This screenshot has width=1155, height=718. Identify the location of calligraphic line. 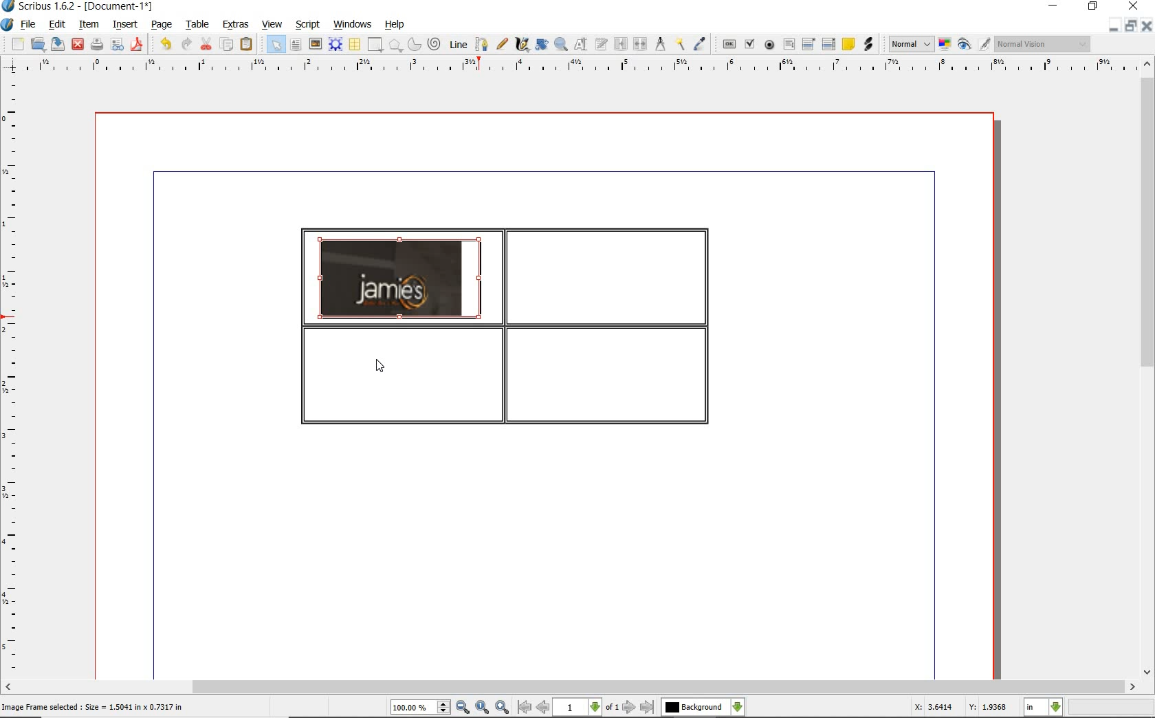
(522, 45).